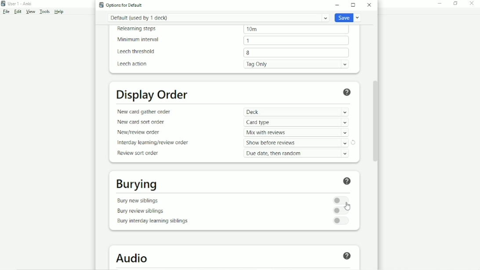 This screenshot has width=480, height=270. I want to click on cursor, so click(348, 206).